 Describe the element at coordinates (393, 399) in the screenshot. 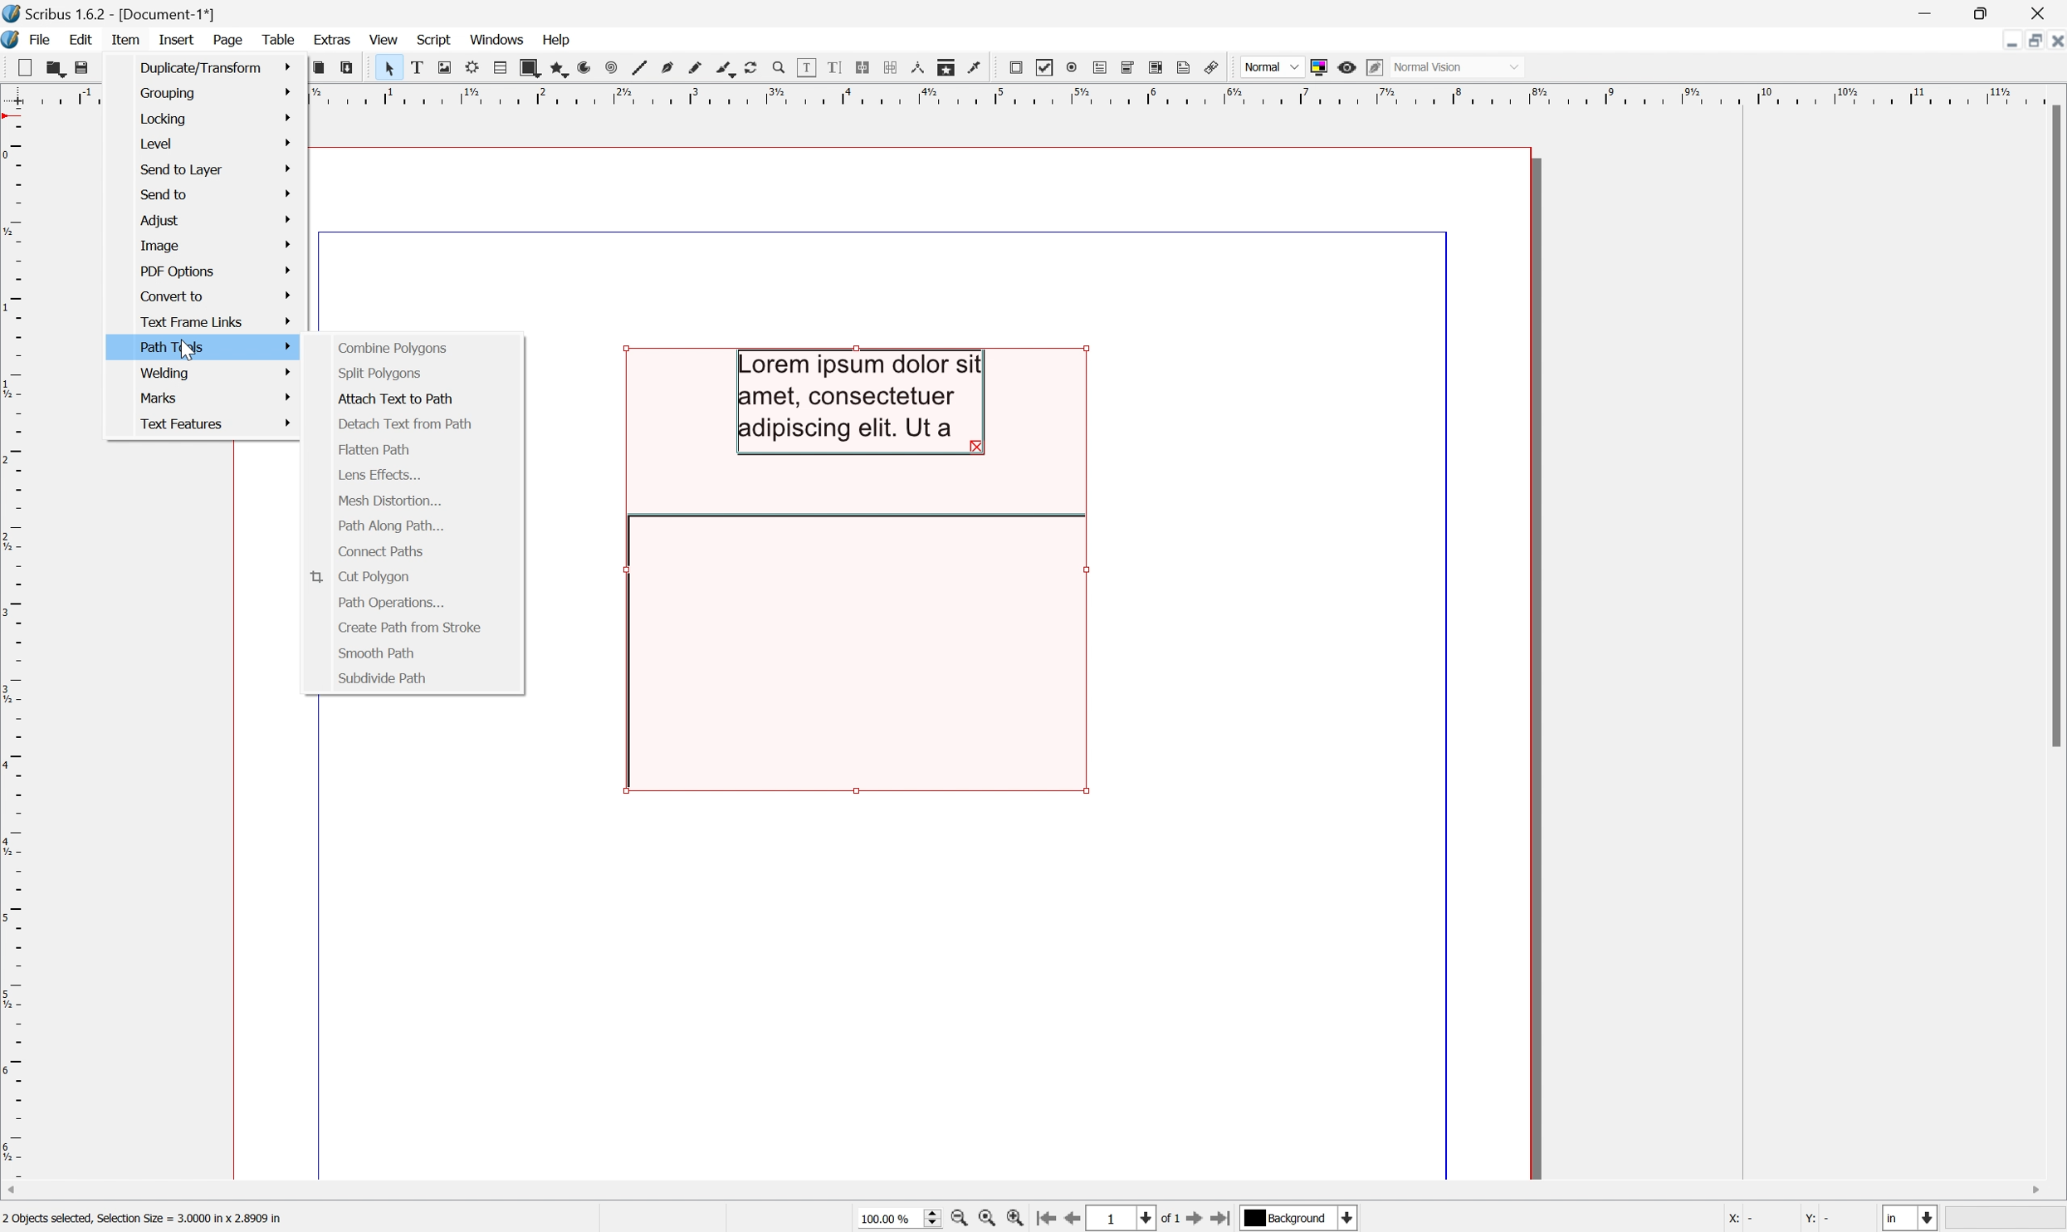

I see `Attach to path` at that location.